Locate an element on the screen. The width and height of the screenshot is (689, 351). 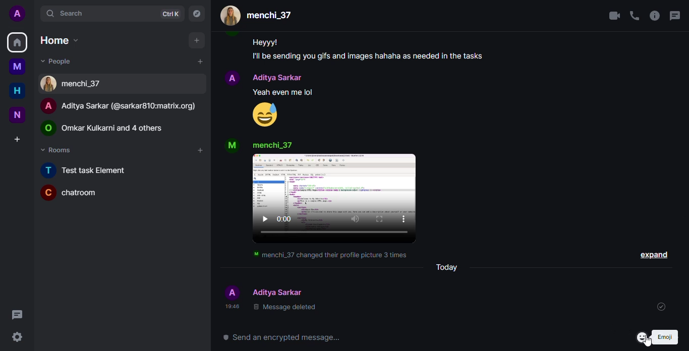
expand is located at coordinates (653, 256).